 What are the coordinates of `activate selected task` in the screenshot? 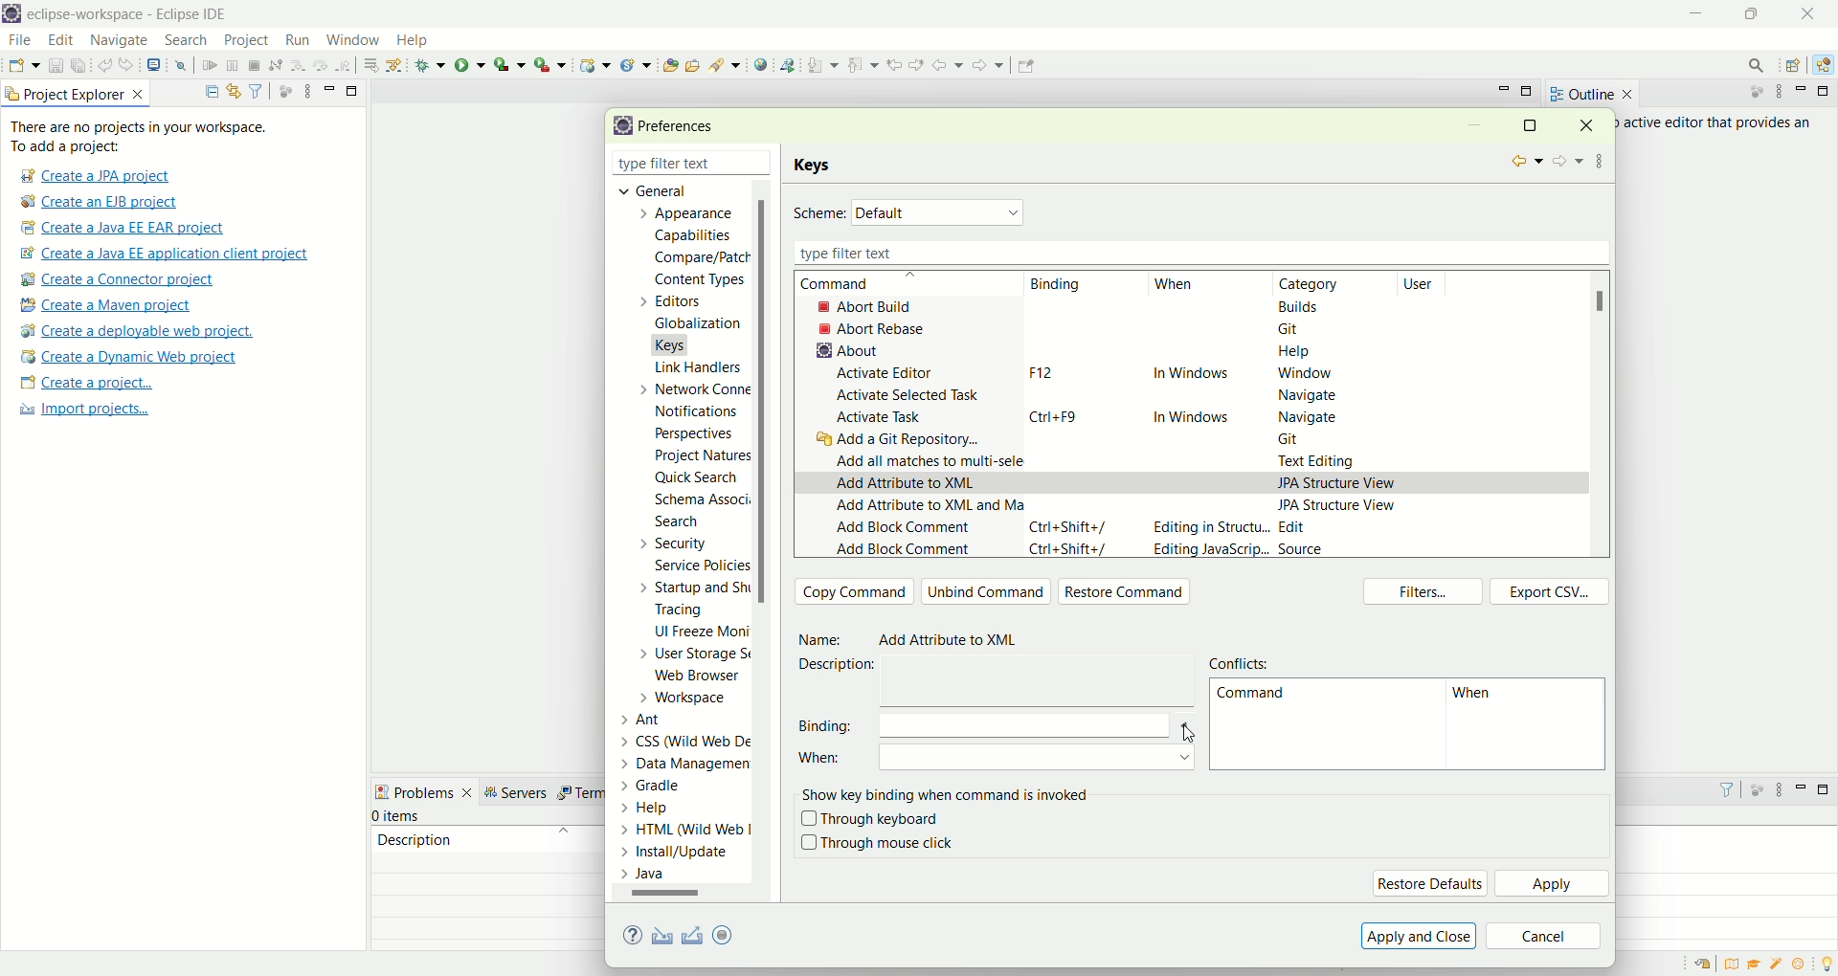 It's located at (909, 394).